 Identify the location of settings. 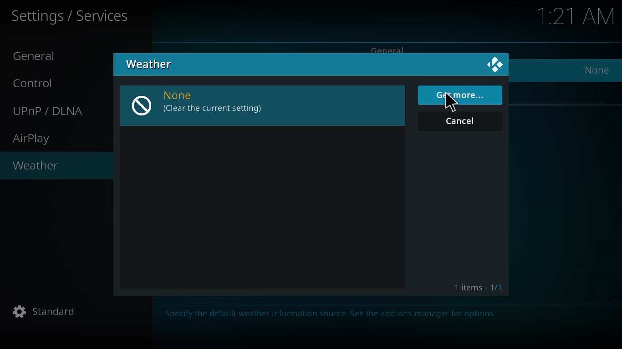
(71, 16).